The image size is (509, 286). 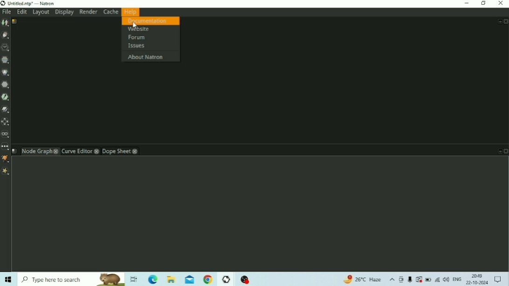 What do you see at coordinates (5, 23) in the screenshot?
I see `Image` at bounding box center [5, 23].